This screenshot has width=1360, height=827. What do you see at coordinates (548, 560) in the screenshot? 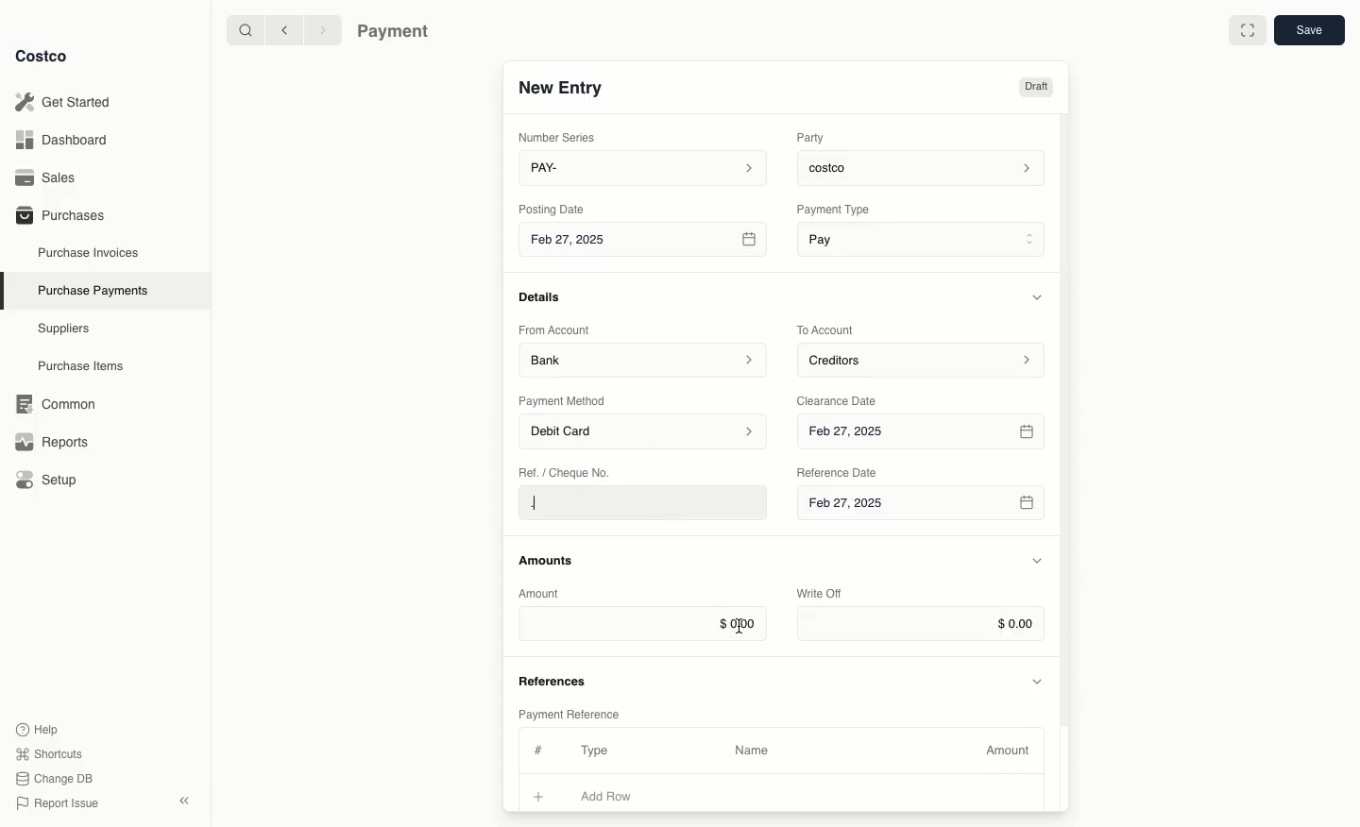
I see `Amounts` at bounding box center [548, 560].